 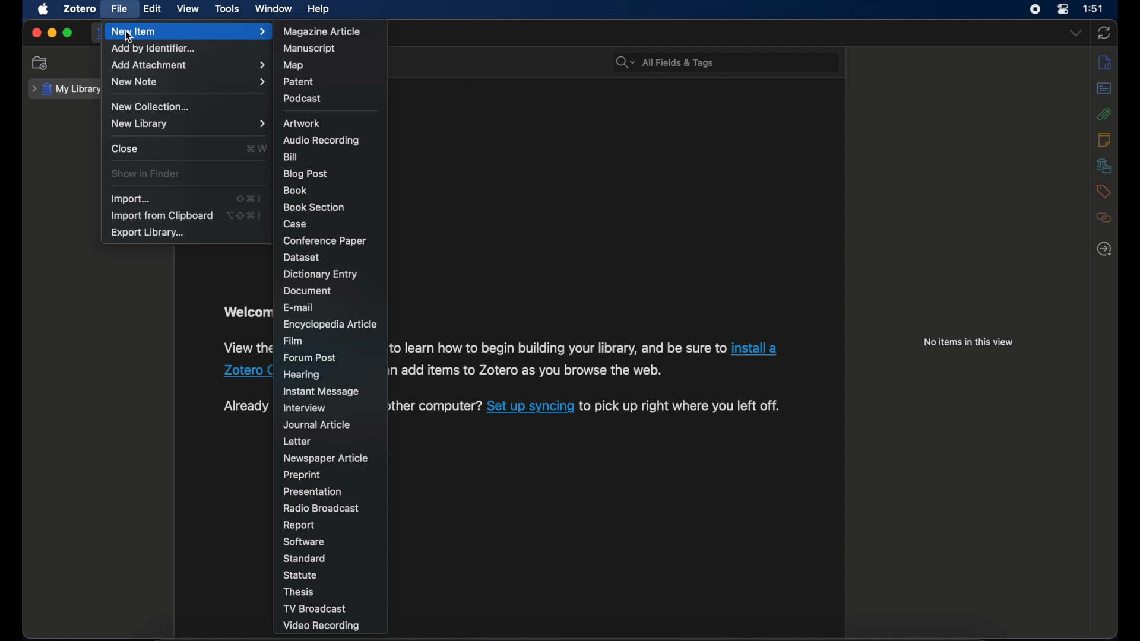 What do you see at coordinates (321, 391) in the screenshot?
I see `instant message` at bounding box center [321, 391].